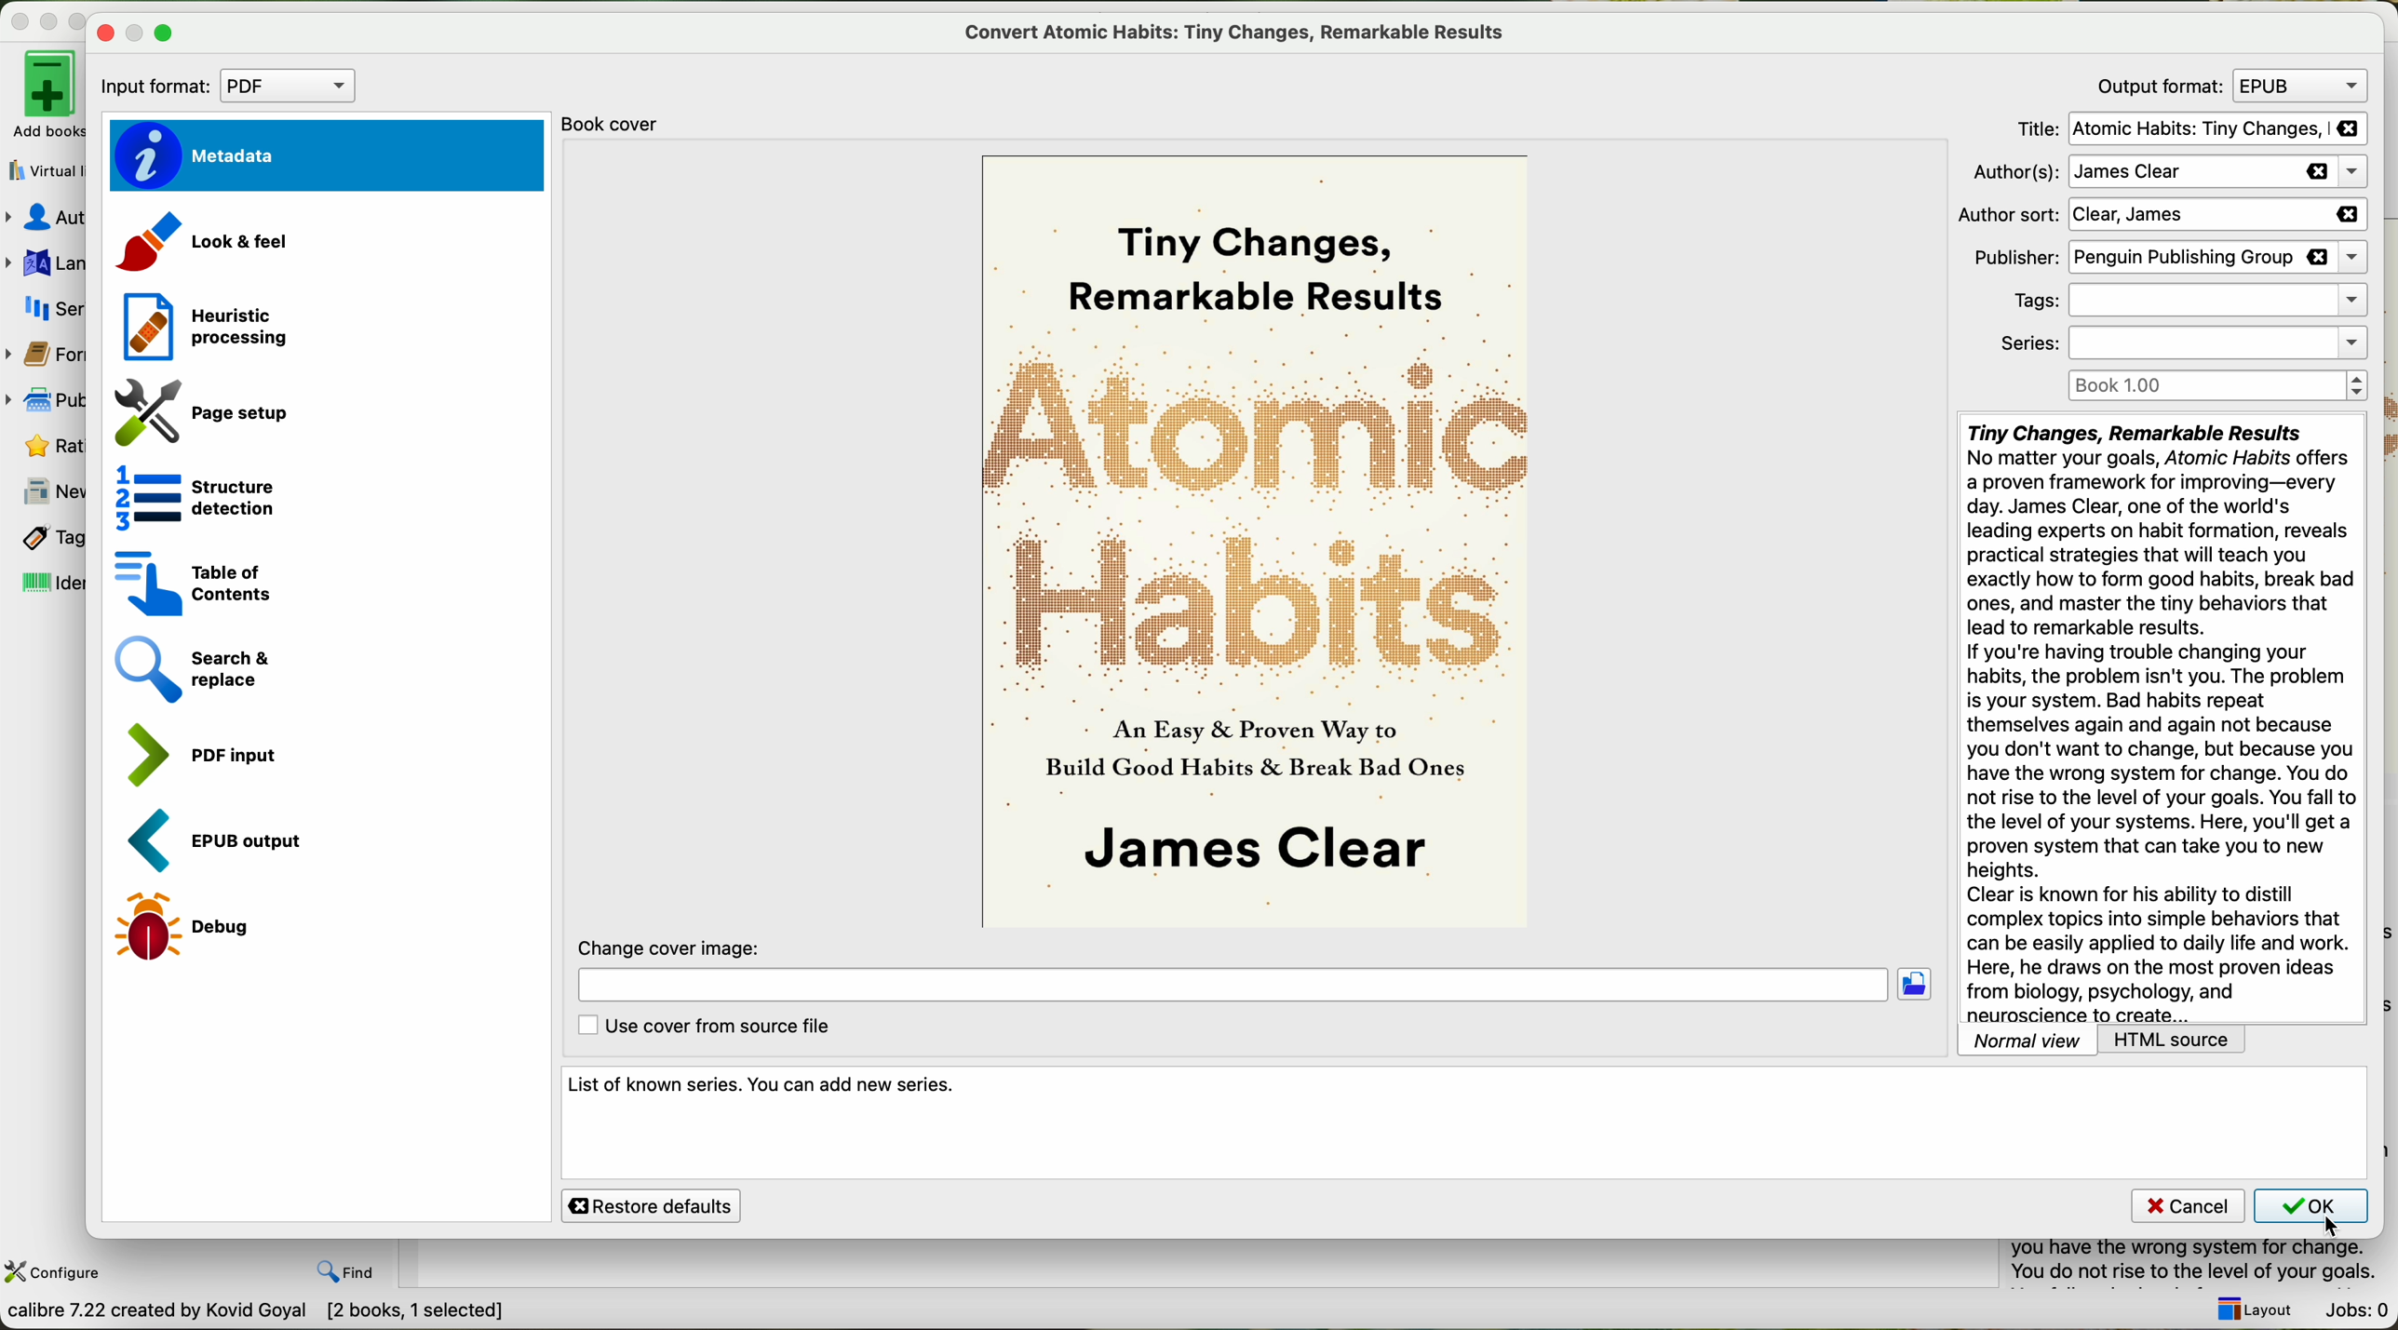  Describe the element at coordinates (1243, 32) in the screenshot. I see `convert atomic habits` at that location.